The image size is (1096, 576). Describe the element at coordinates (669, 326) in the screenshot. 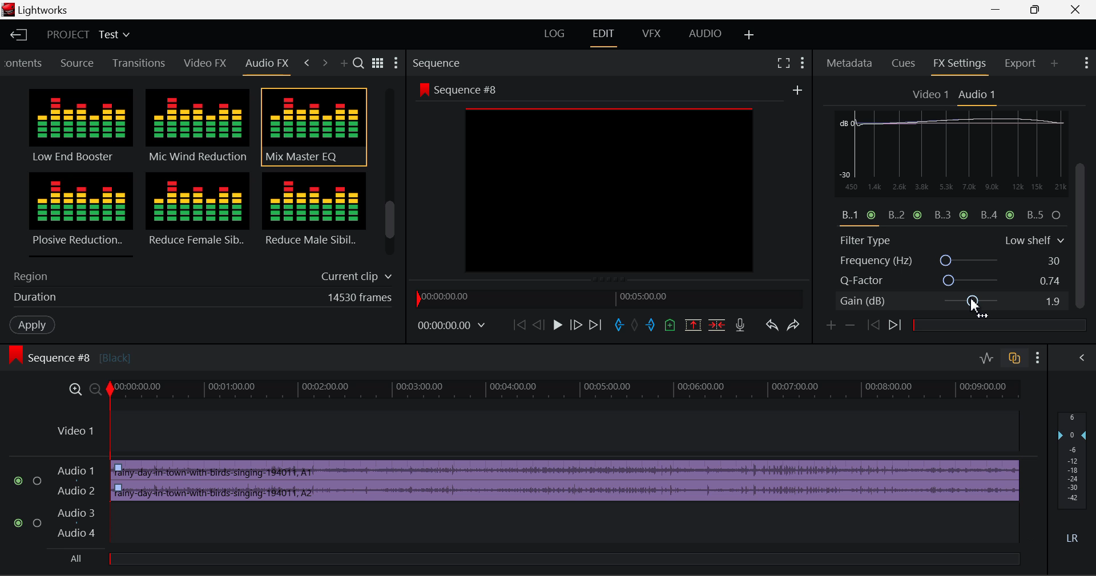

I see `Mark Cue` at that location.